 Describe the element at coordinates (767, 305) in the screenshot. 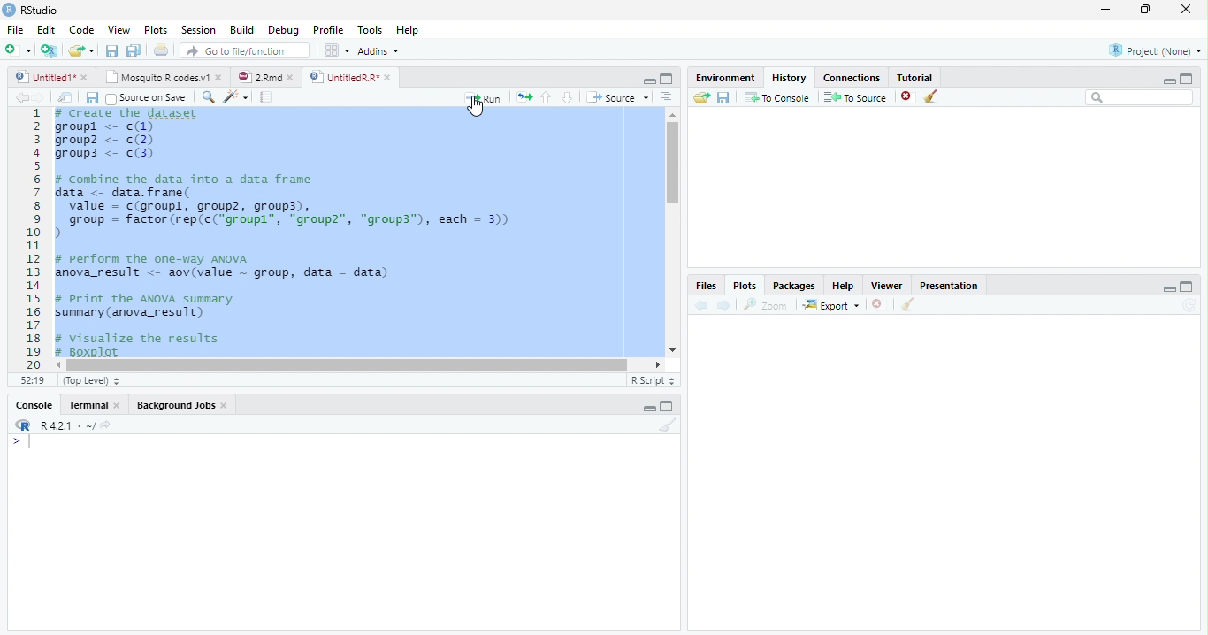

I see `Zoom` at that location.